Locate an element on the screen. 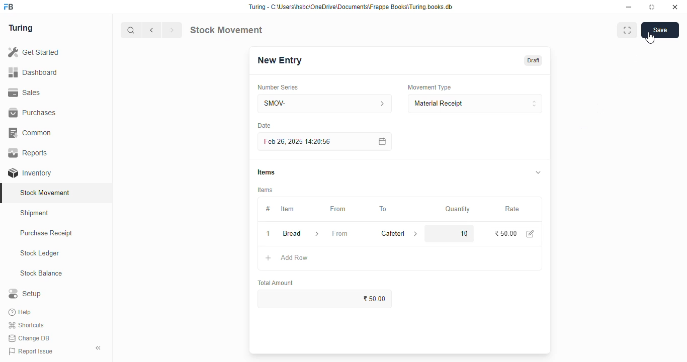 The image size is (687, 362). from is located at coordinates (338, 209).